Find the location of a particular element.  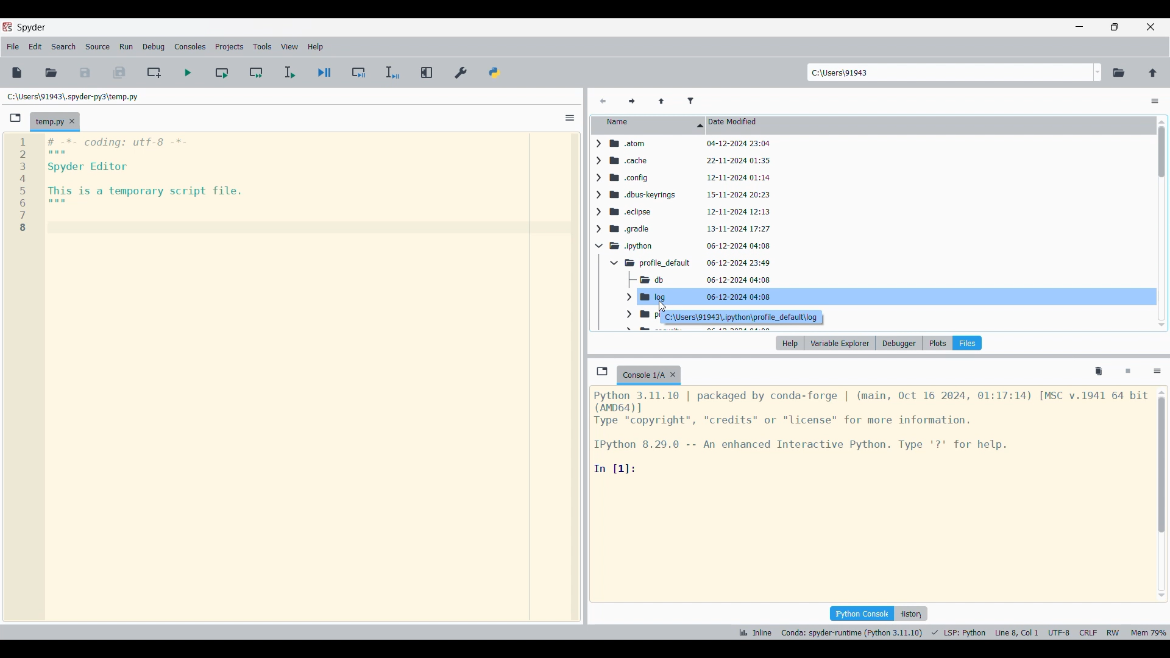

Browse tabs is located at coordinates (602, 371).